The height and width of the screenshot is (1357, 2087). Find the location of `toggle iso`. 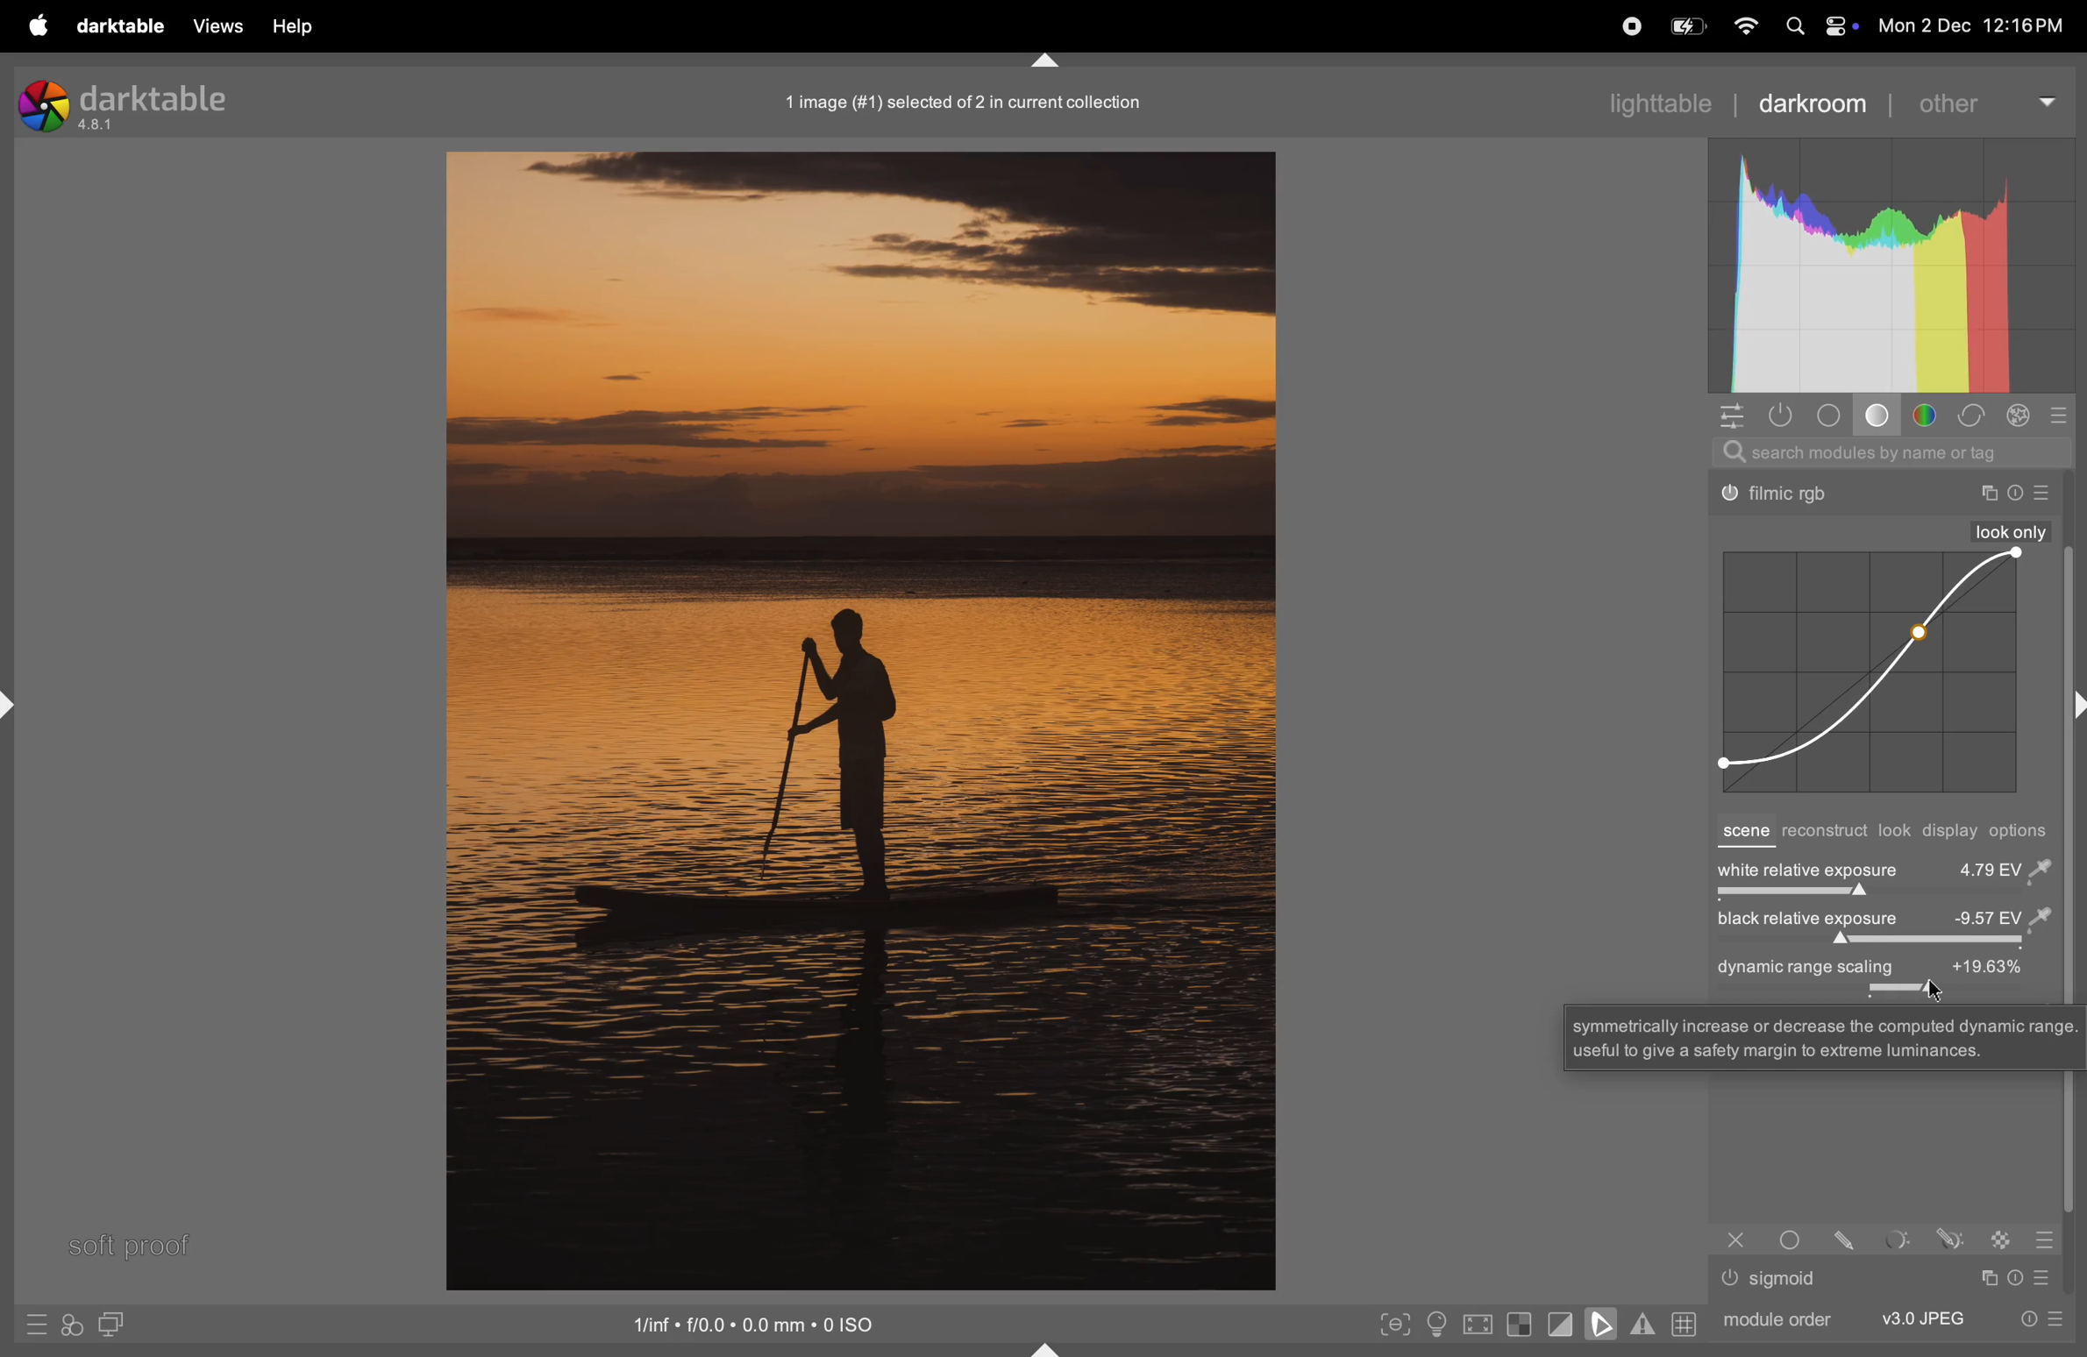

toggle iso is located at coordinates (1442, 1325).